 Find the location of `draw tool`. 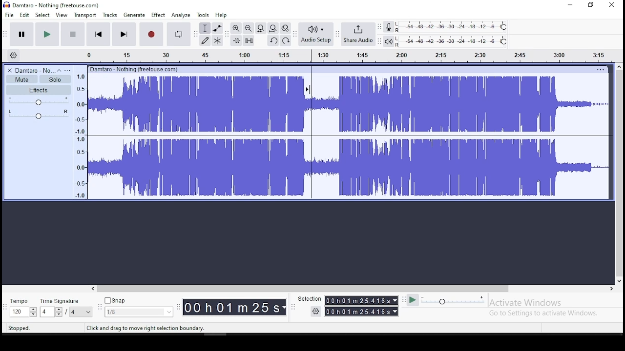

draw tool is located at coordinates (205, 40).